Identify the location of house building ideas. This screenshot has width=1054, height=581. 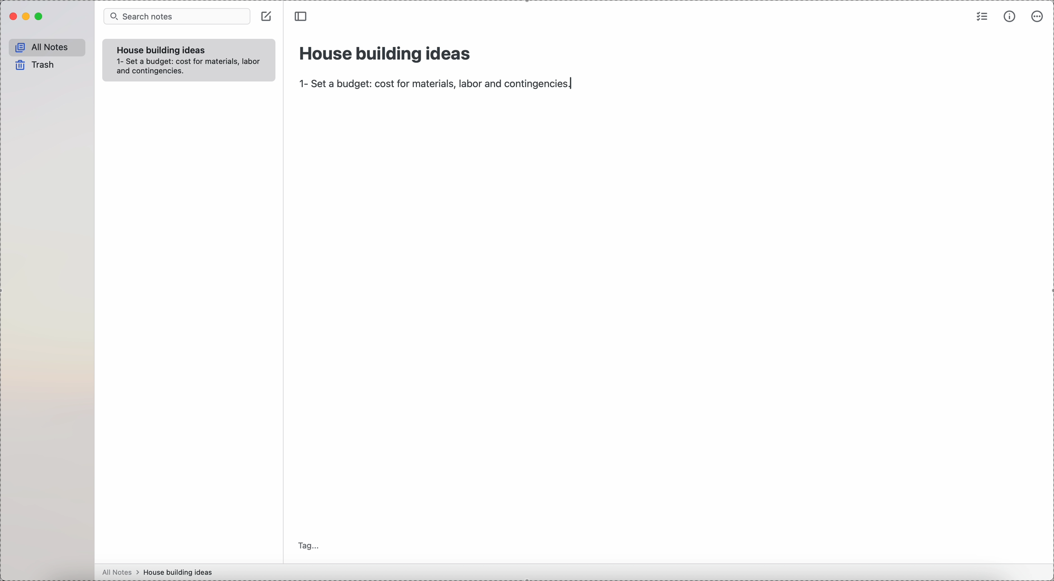
(162, 51).